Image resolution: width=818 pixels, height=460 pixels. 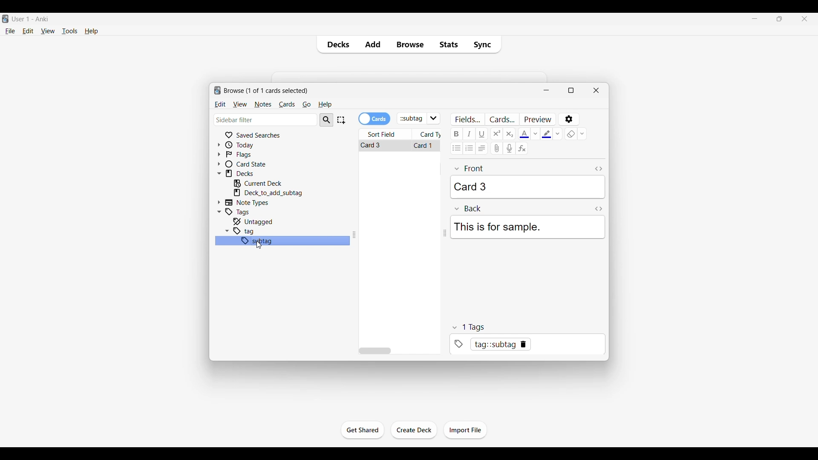 I want to click on Selected text highlight color, so click(x=547, y=134).